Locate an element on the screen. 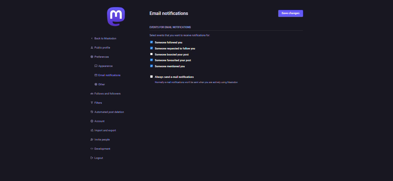 Image resolution: width=393 pixels, height=181 pixels. someone followed you is located at coordinates (170, 42).